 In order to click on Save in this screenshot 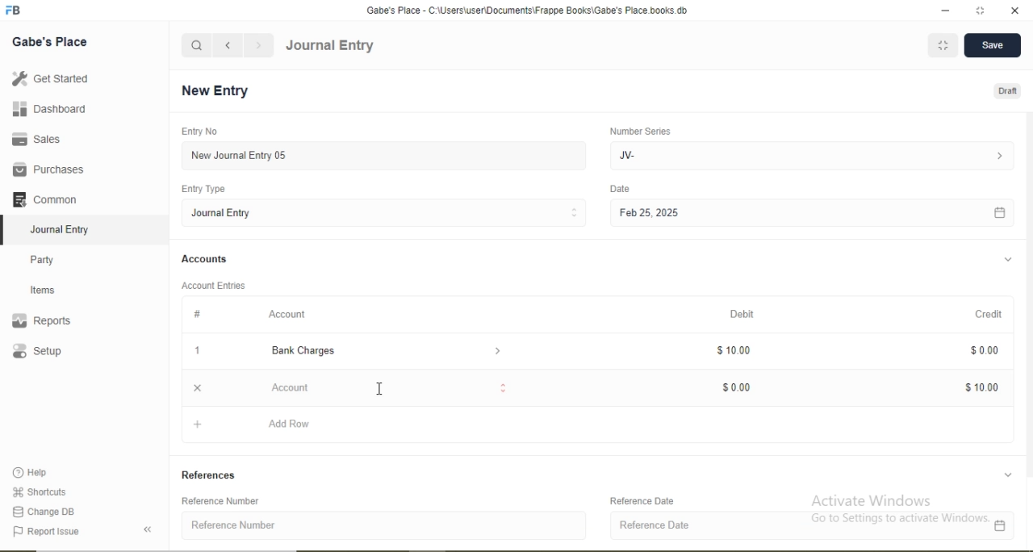, I will do `click(991, 46)`.